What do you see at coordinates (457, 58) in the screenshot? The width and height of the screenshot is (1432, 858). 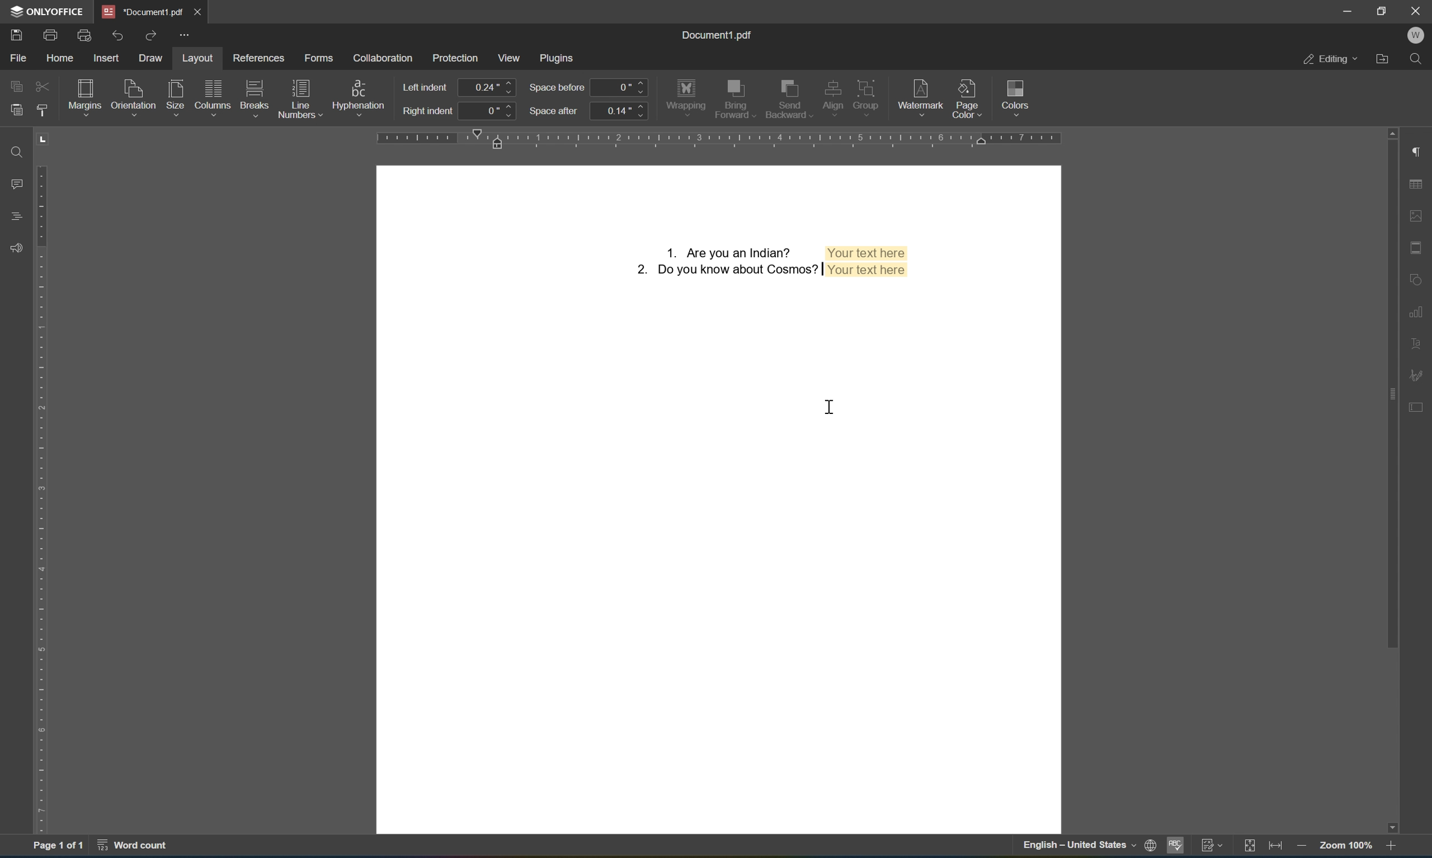 I see `protection` at bounding box center [457, 58].